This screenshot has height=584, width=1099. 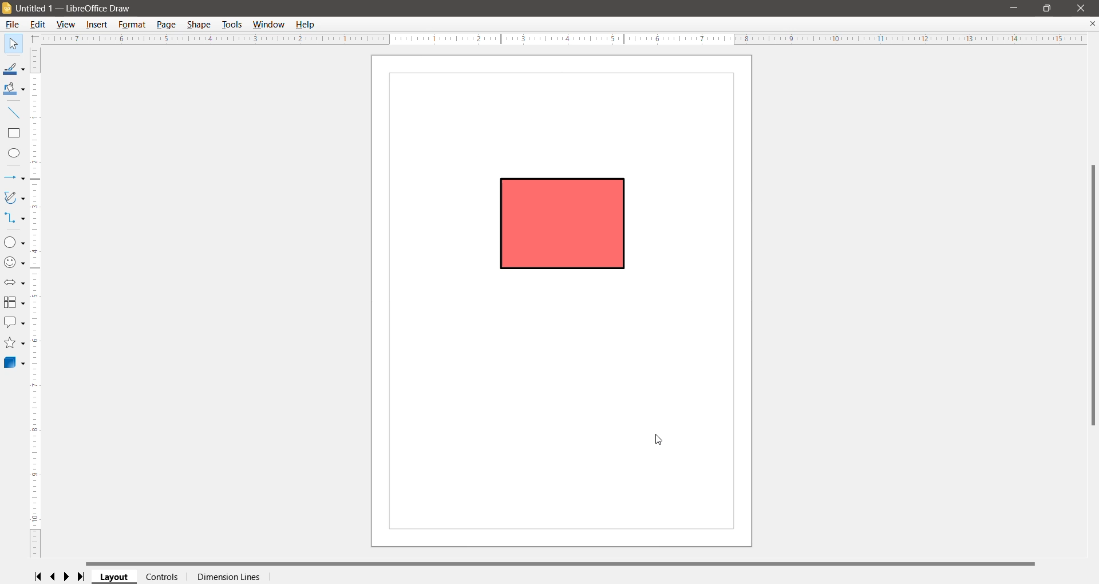 What do you see at coordinates (11, 25) in the screenshot?
I see `File` at bounding box center [11, 25].